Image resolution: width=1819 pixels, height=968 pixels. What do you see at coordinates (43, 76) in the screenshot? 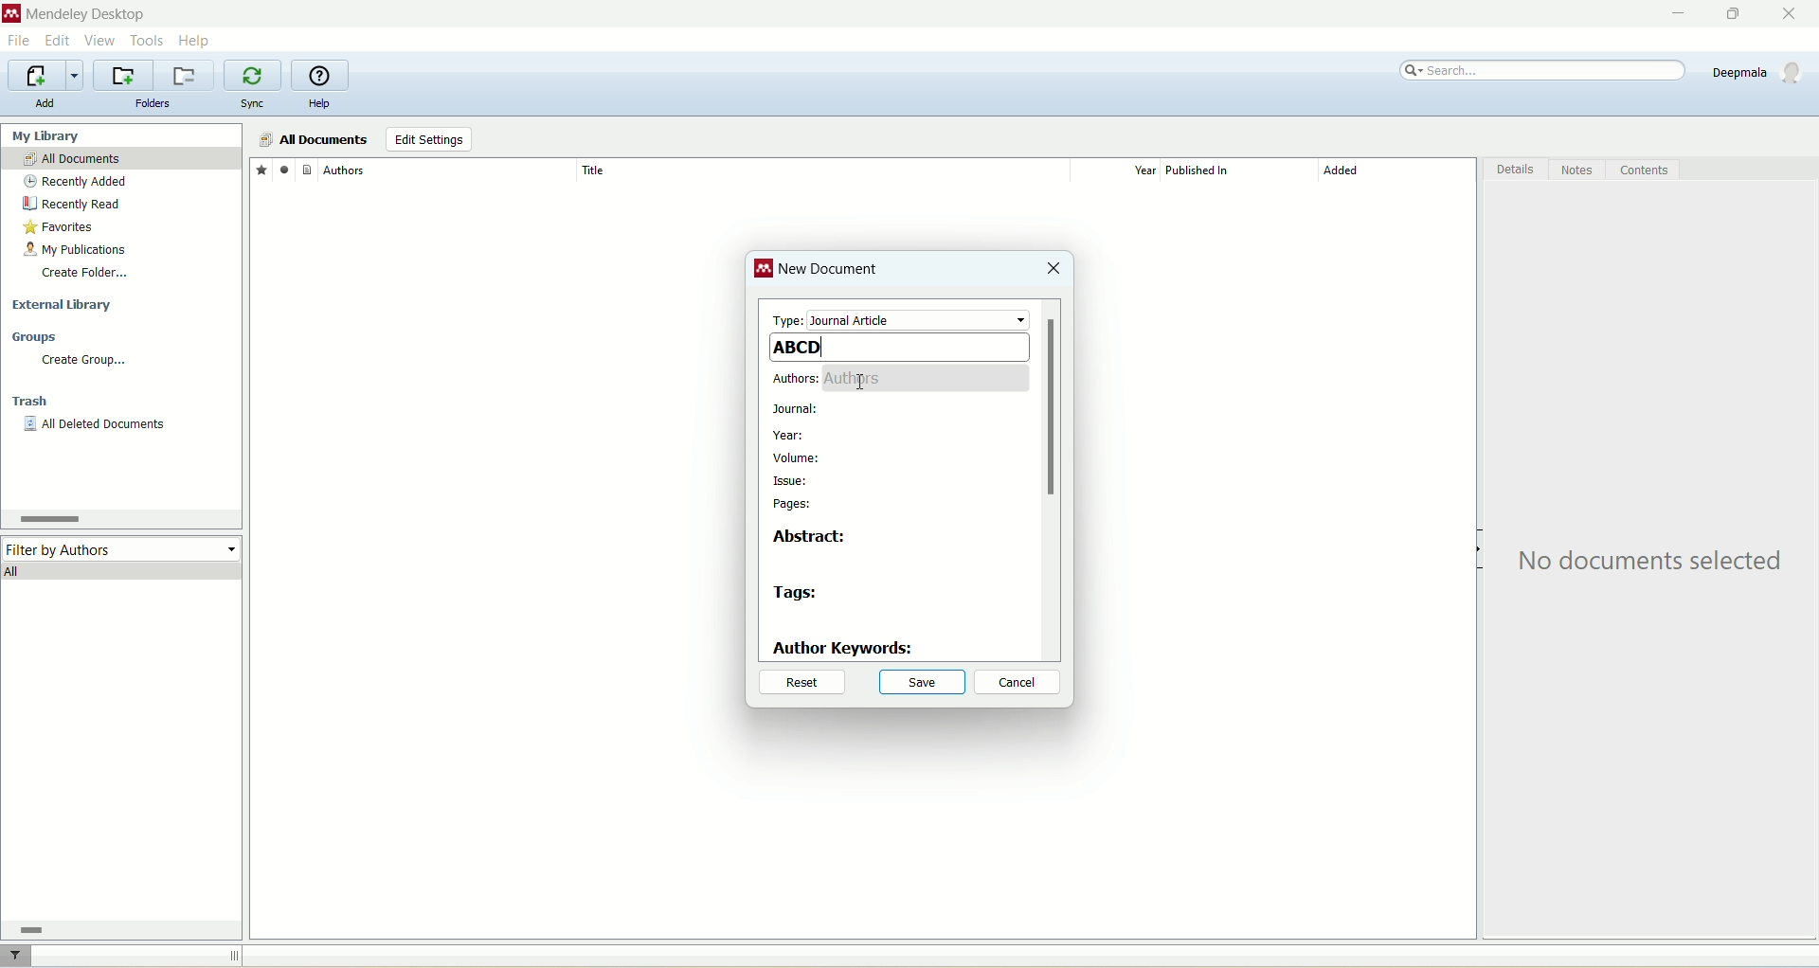
I see `import` at bounding box center [43, 76].